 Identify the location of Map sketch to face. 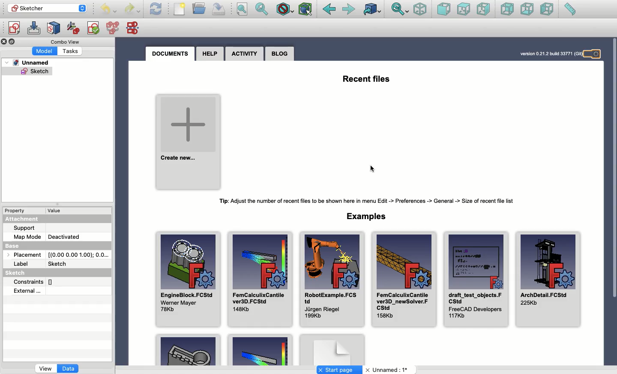
(55, 28).